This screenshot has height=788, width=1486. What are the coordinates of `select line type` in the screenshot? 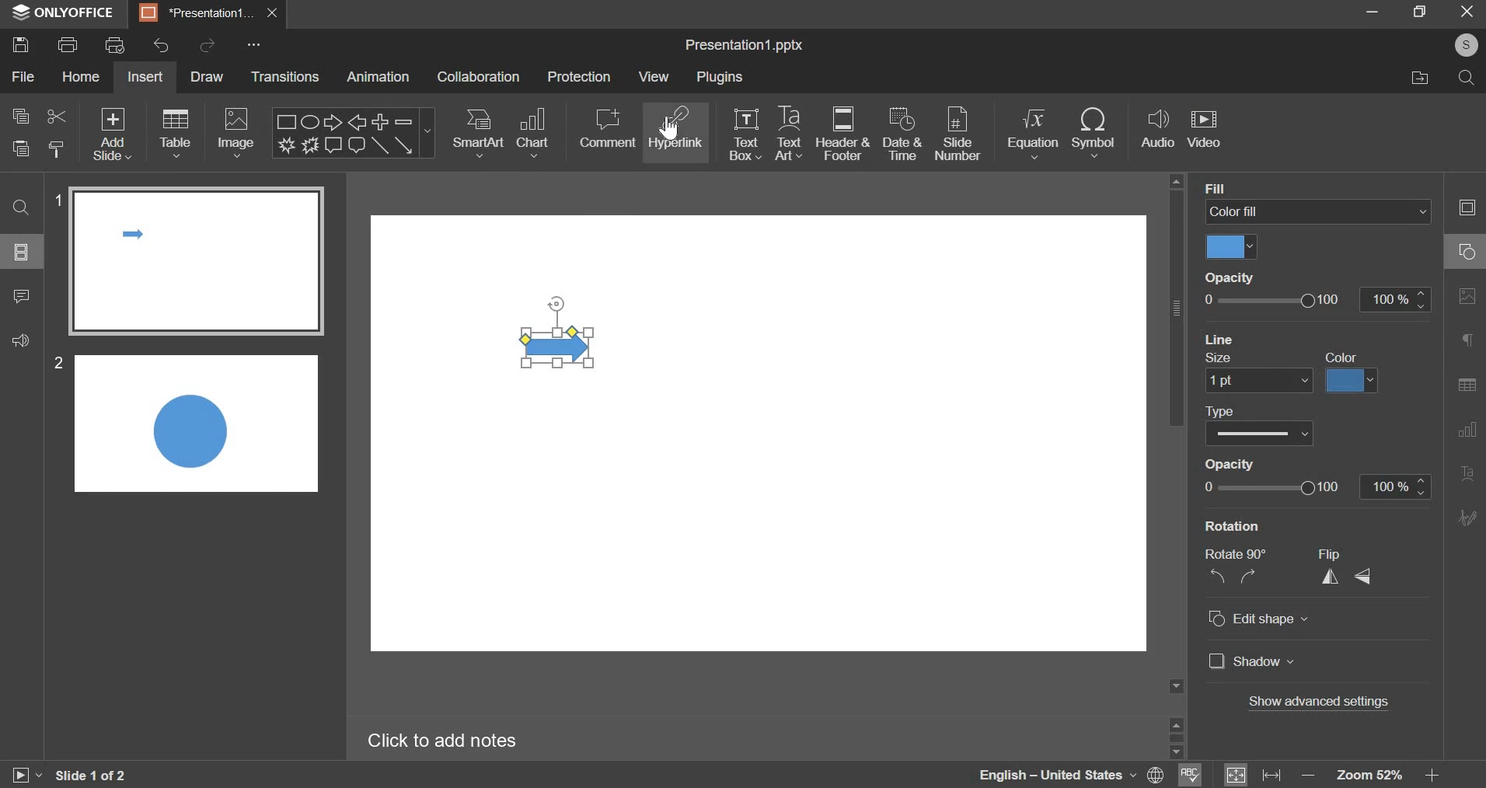 It's located at (1262, 435).